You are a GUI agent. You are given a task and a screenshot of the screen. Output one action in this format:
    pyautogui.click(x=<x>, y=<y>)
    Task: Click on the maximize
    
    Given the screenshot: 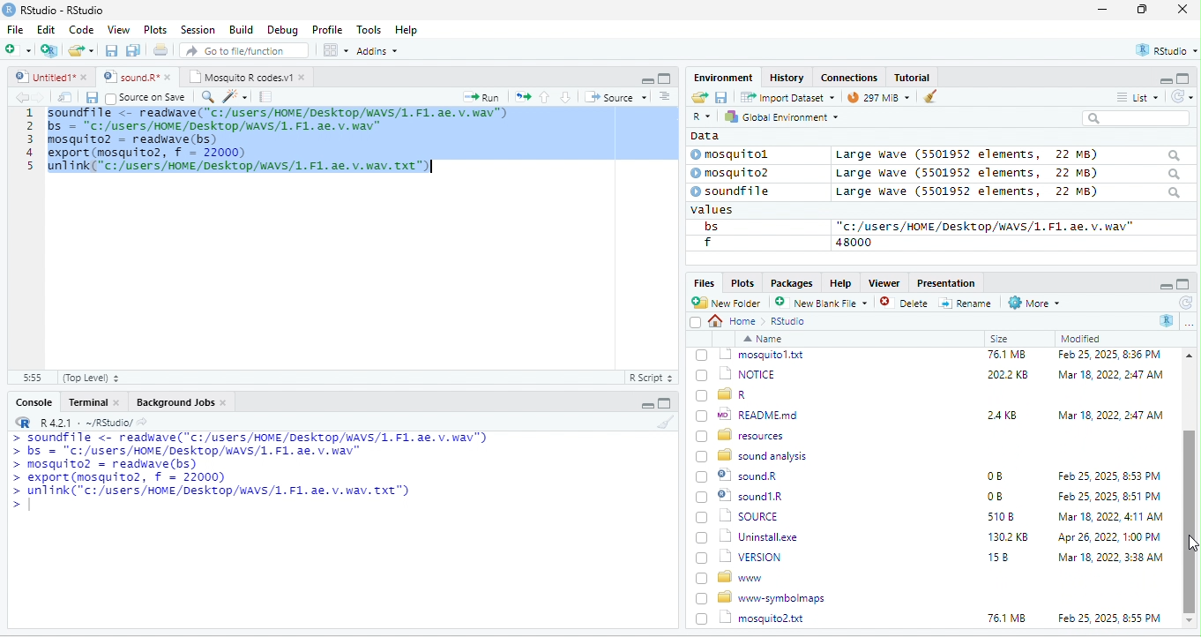 What is the action you would take?
    pyautogui.click(x=1145, y=11)
    